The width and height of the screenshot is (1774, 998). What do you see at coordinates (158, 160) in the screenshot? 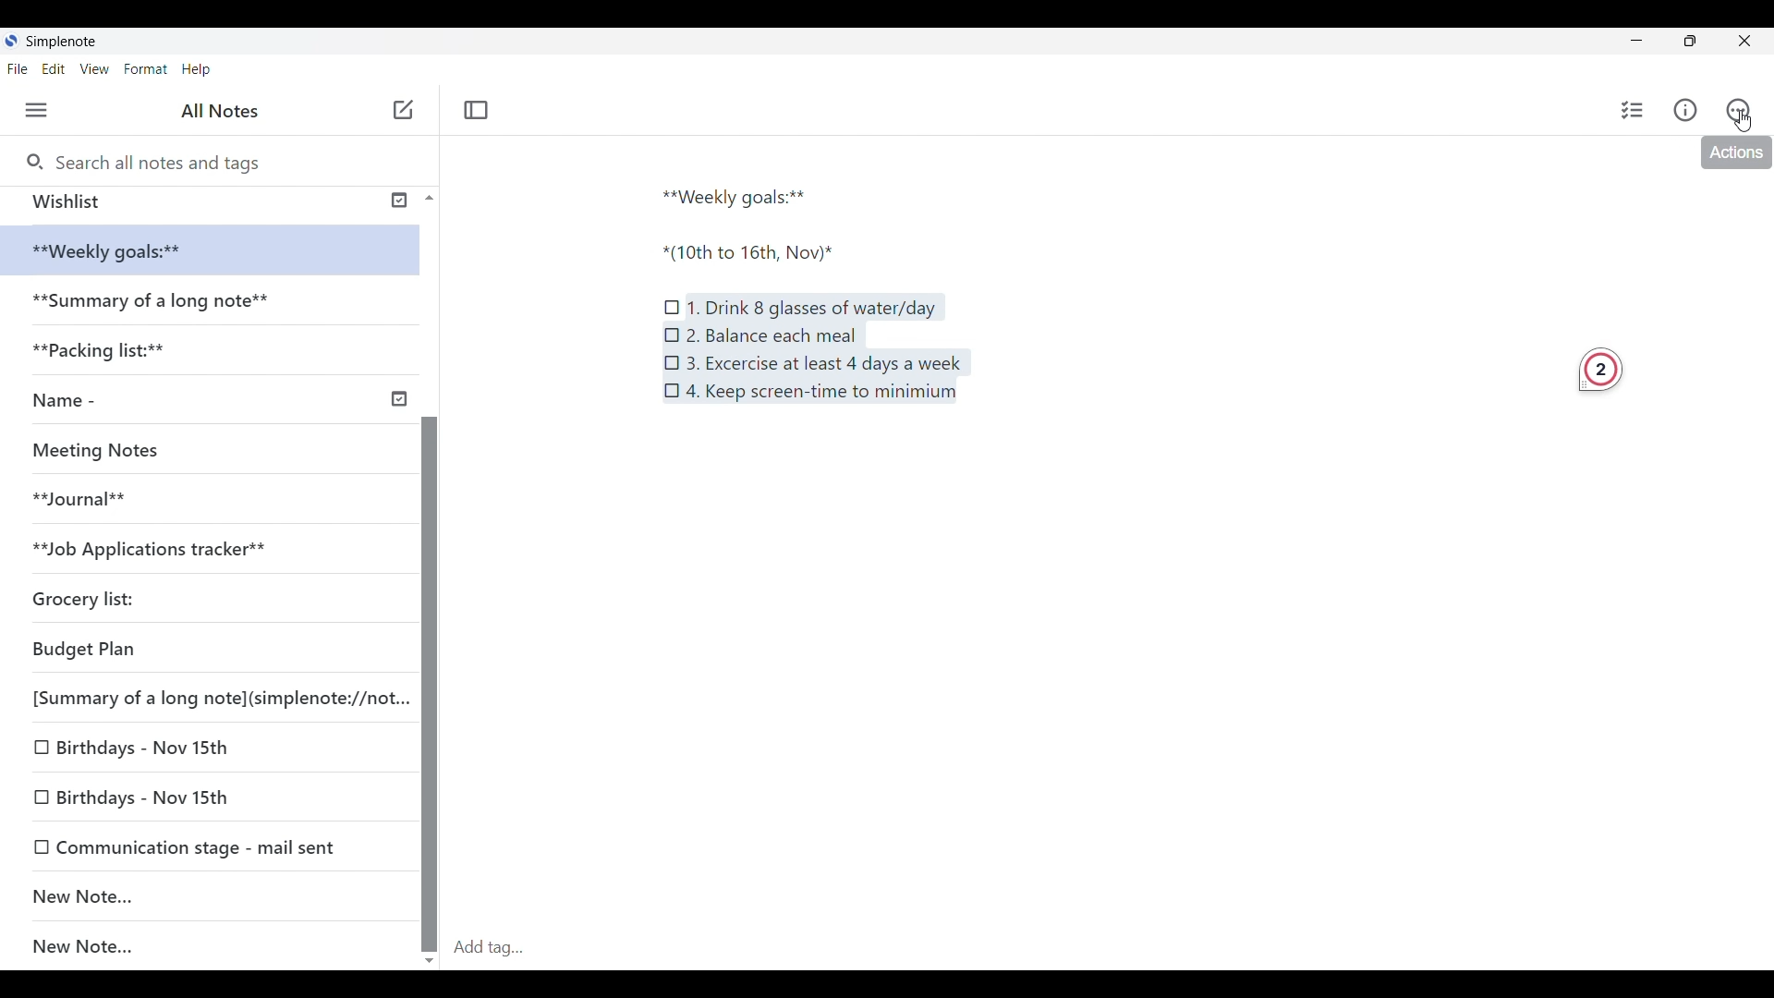
I see `Search all notes and tags` at bounding box center [158, 160].